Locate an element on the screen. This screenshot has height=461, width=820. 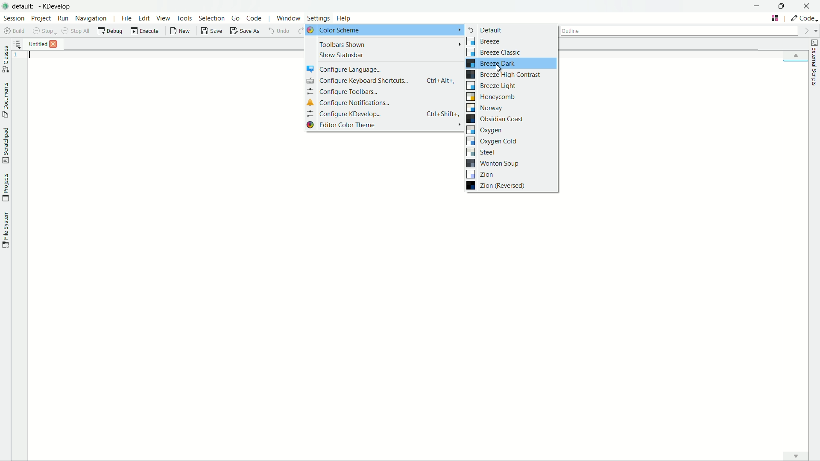
app icon is located at coordinates (6, 5).